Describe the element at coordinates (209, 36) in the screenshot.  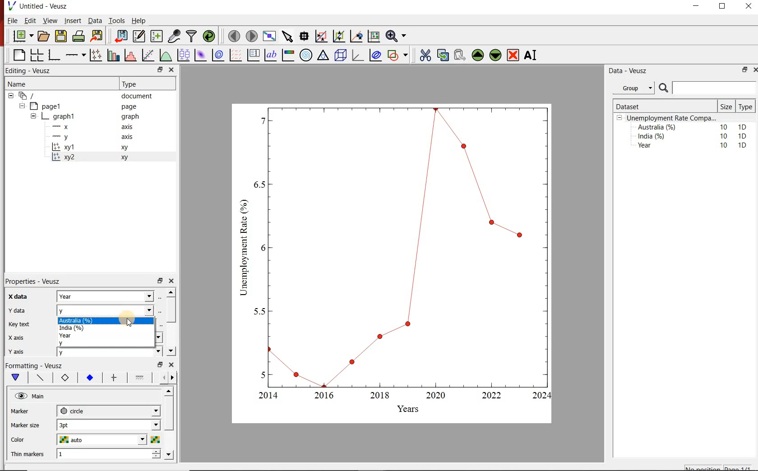
I see `reload datasets` at that location.